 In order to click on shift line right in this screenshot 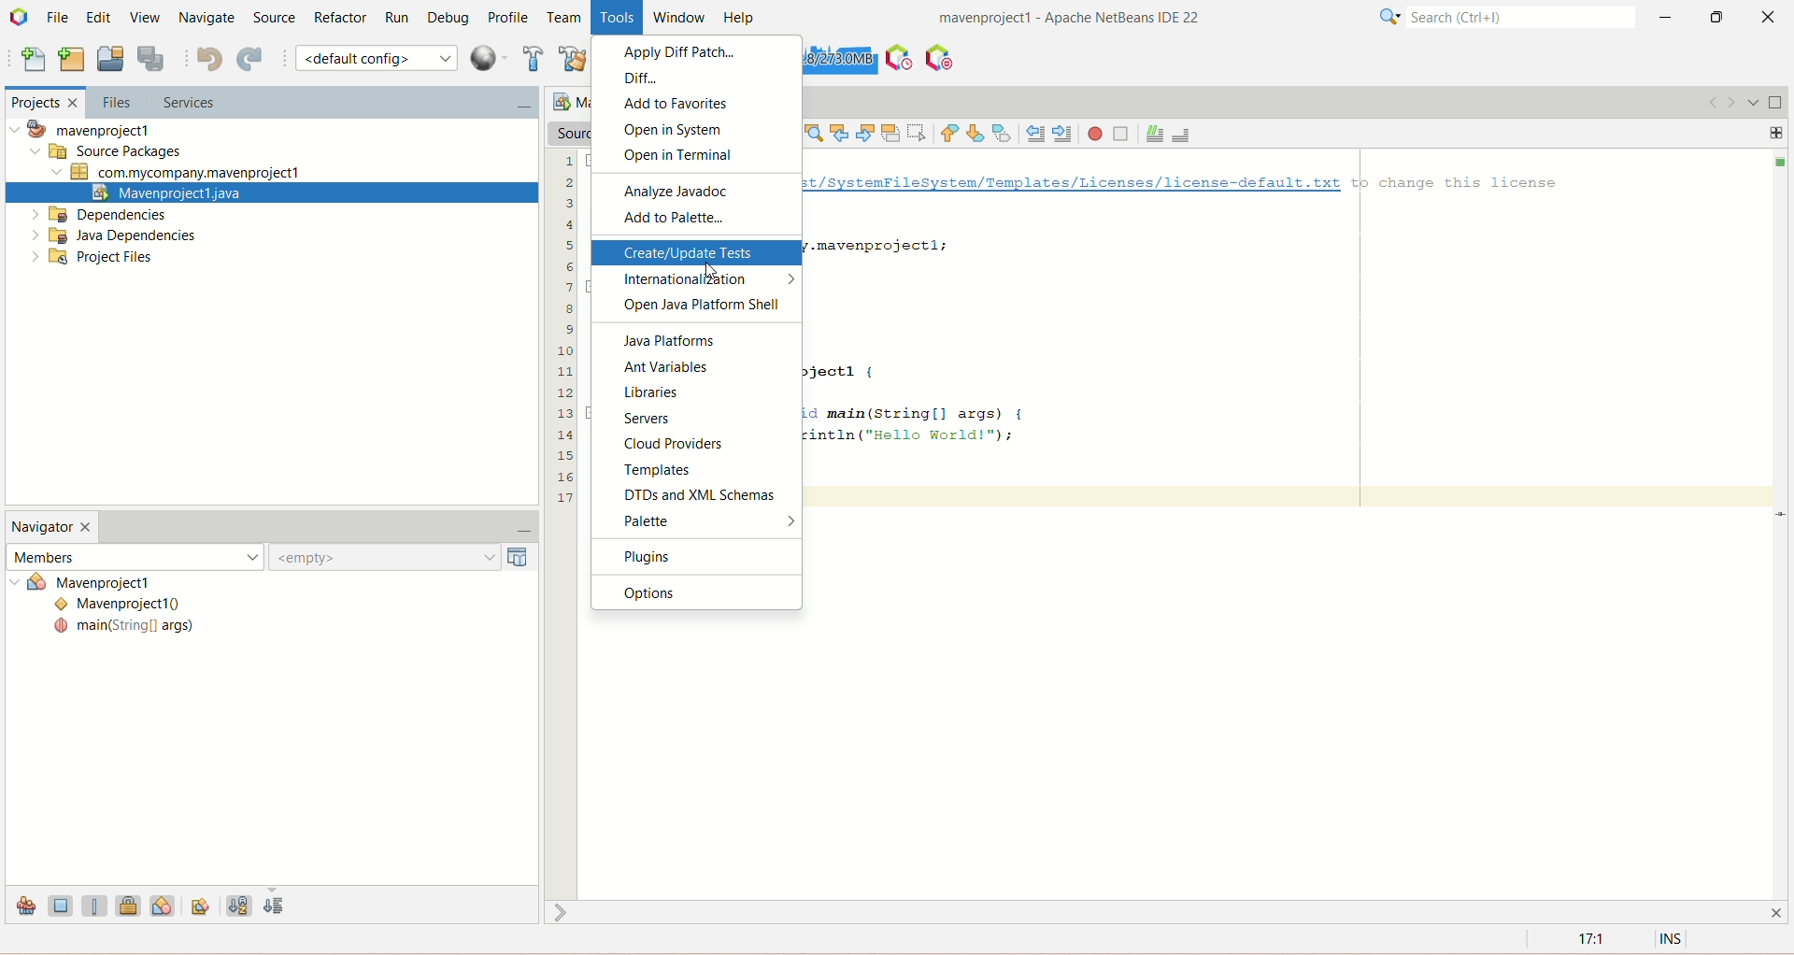, I will do `click(1063, 134)`.